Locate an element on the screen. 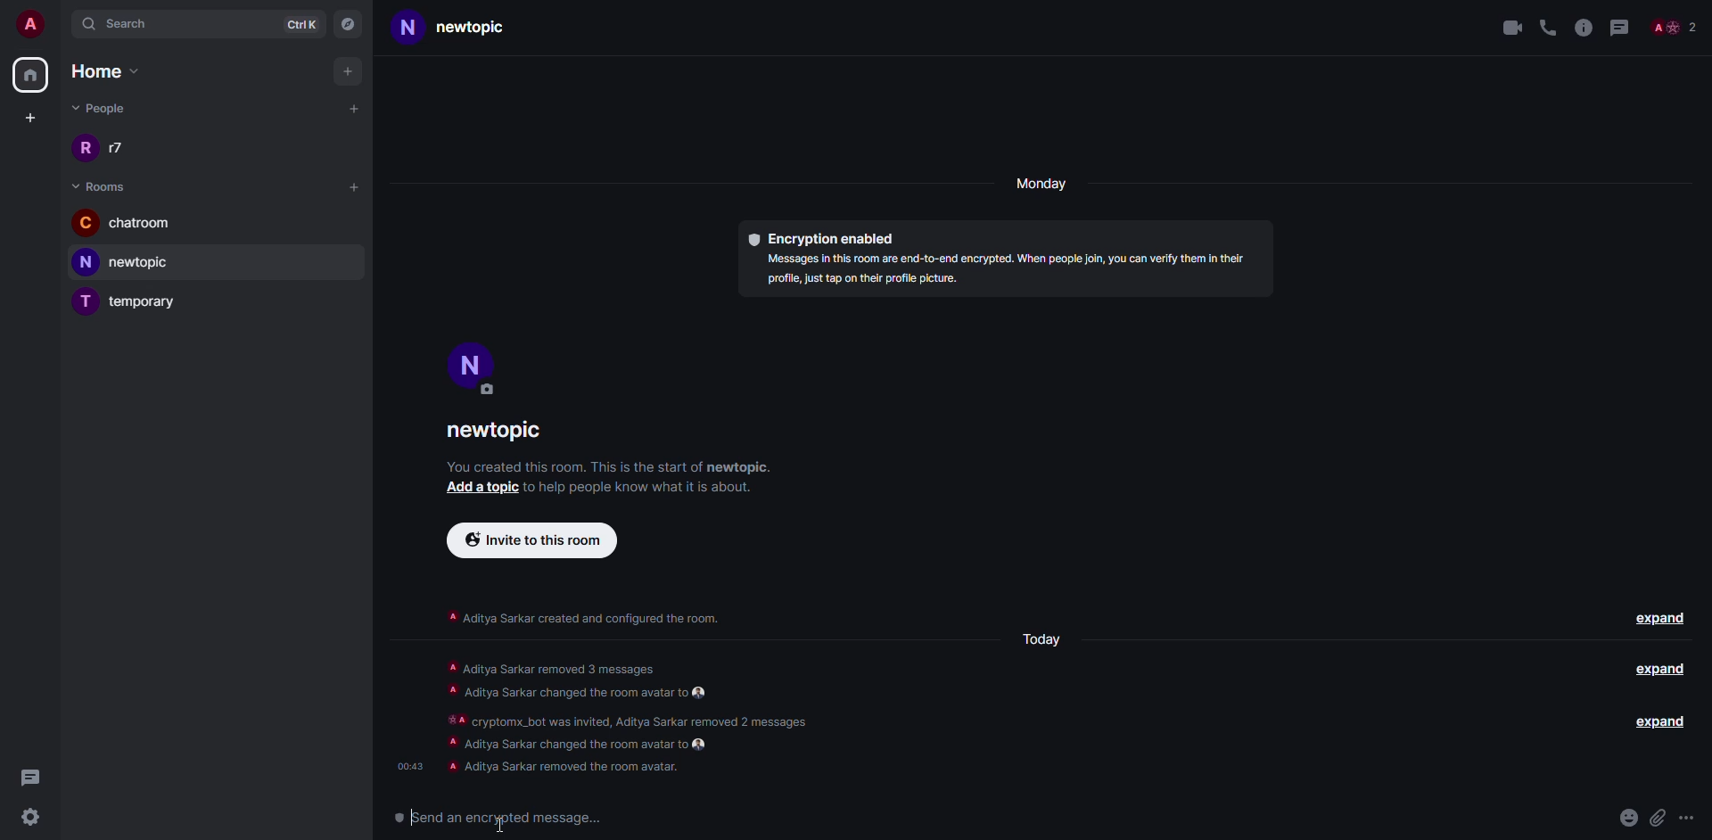 Image resolution: width=1712 pixels, height=840 pixels. more is located at coordinates (1692, 820).